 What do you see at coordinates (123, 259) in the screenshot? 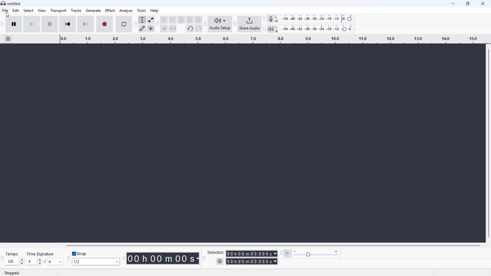
I see `Time toolbar ` at bounding box center [123, 259].